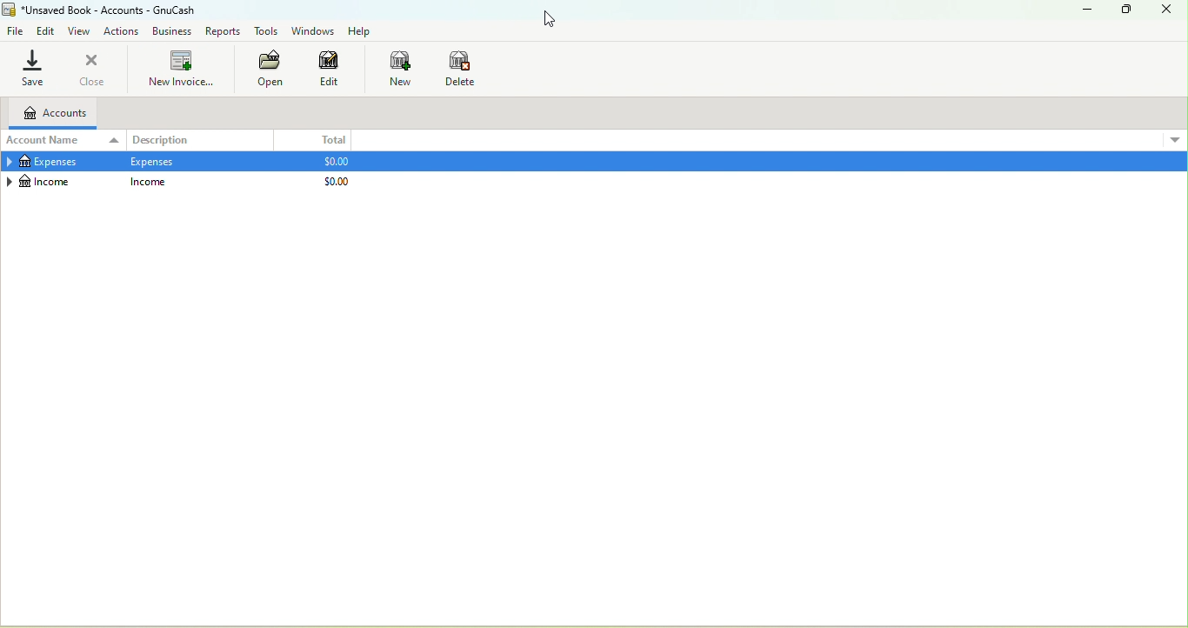 This screenshot has height=628, width=1188. What do you see at coordinates (174, 32) in the screenshot?
I see `Business` at bounding box center [174, 32].